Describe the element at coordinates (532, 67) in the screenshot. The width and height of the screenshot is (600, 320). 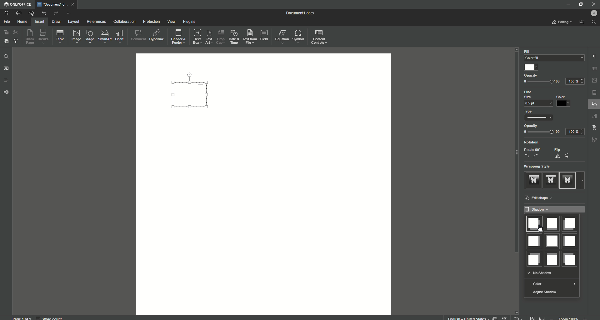
I see `White Box` at that location.